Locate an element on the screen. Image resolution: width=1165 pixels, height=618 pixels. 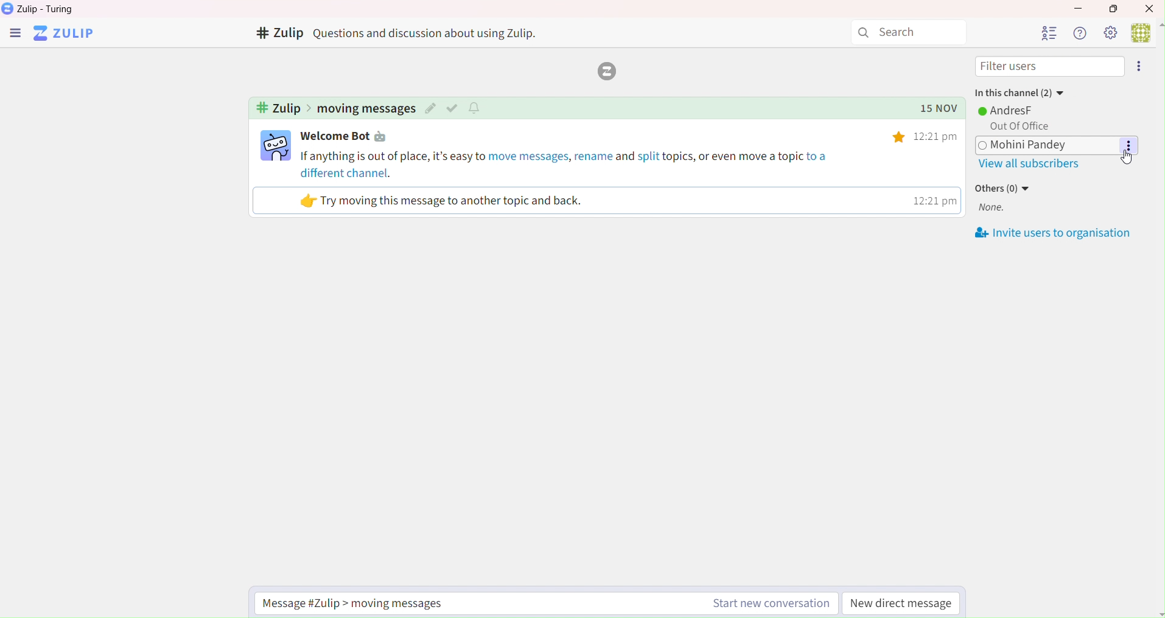
Zulip - Turing is located at coordinates (49, 9).